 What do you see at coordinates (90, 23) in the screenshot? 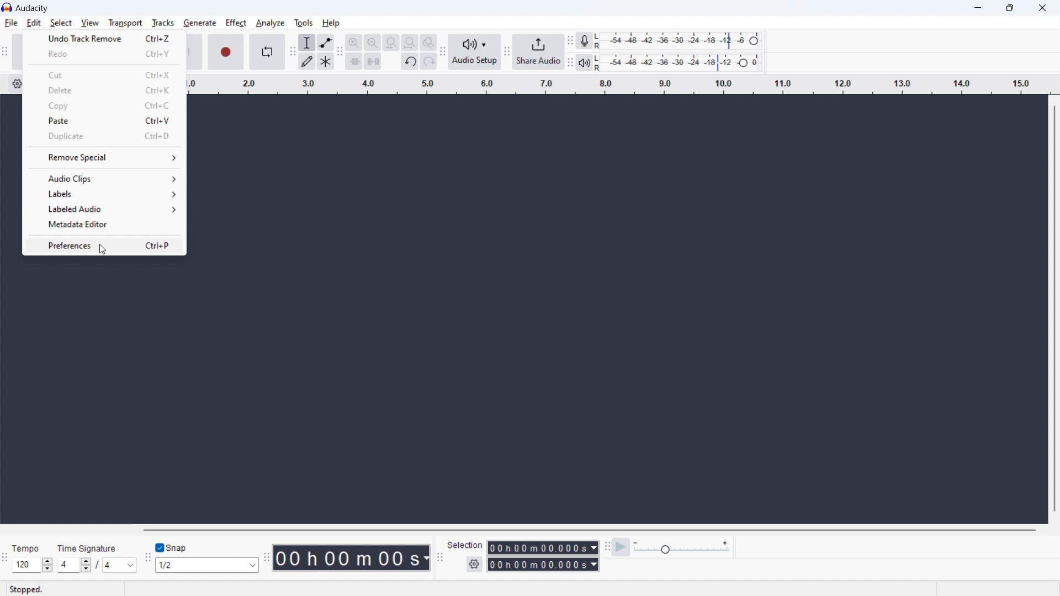
I see `view` at bounding box center [90, 23].